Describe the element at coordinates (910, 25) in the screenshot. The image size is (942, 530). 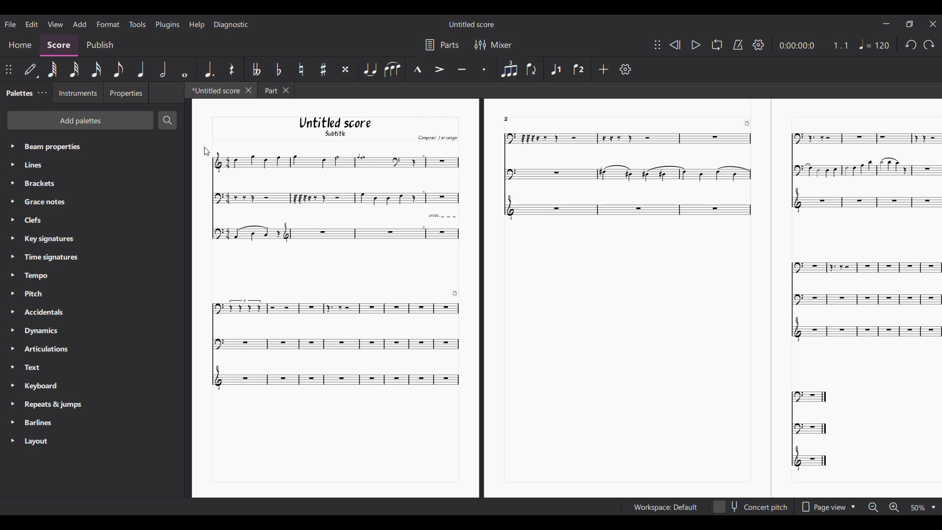
I see `Maximize` at that location.